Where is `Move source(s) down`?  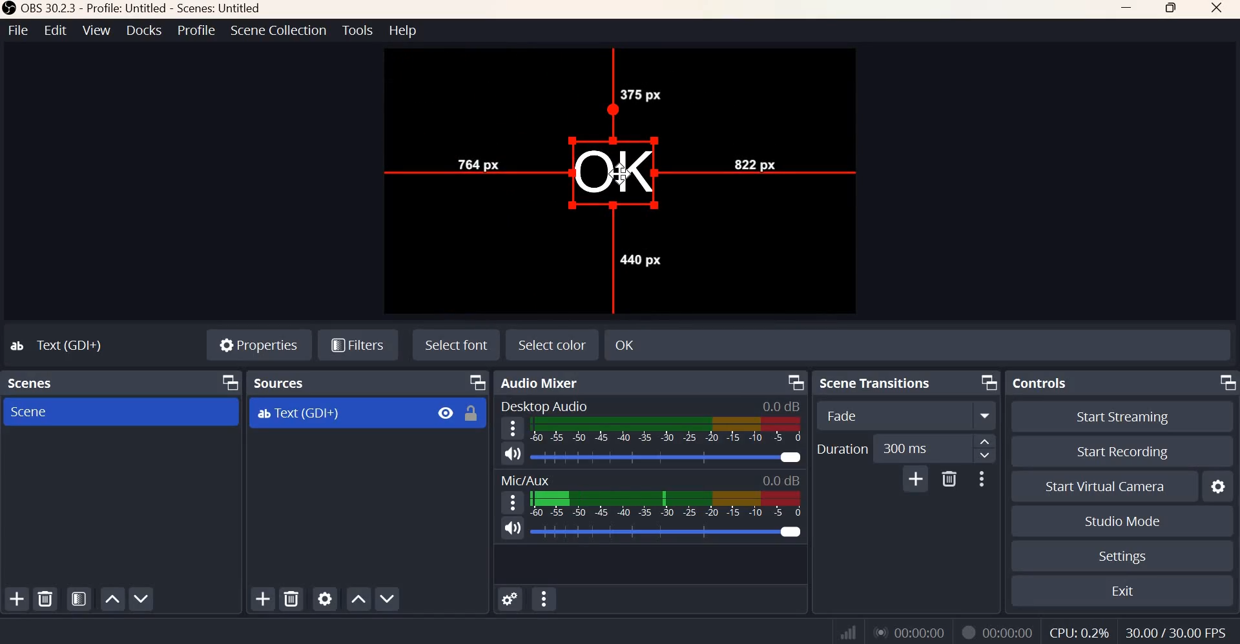
Move source(s) down is located at coordinates (386, 598).